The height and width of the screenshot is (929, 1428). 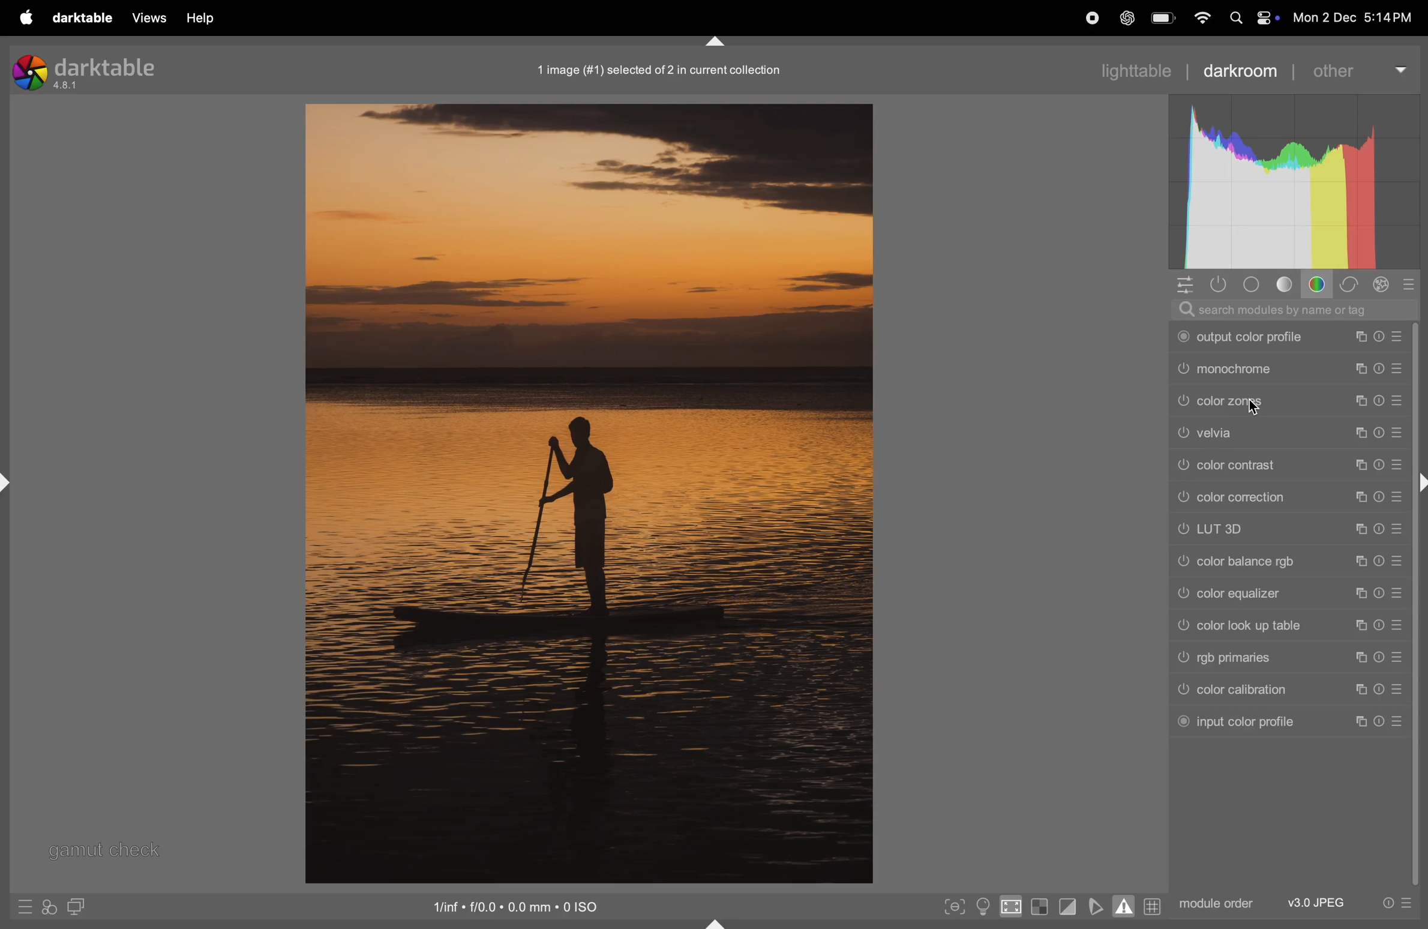 What do you see at coordinates (1396, 528) in the screenshot?
I see `preset` at bounding box center [1396, 528].